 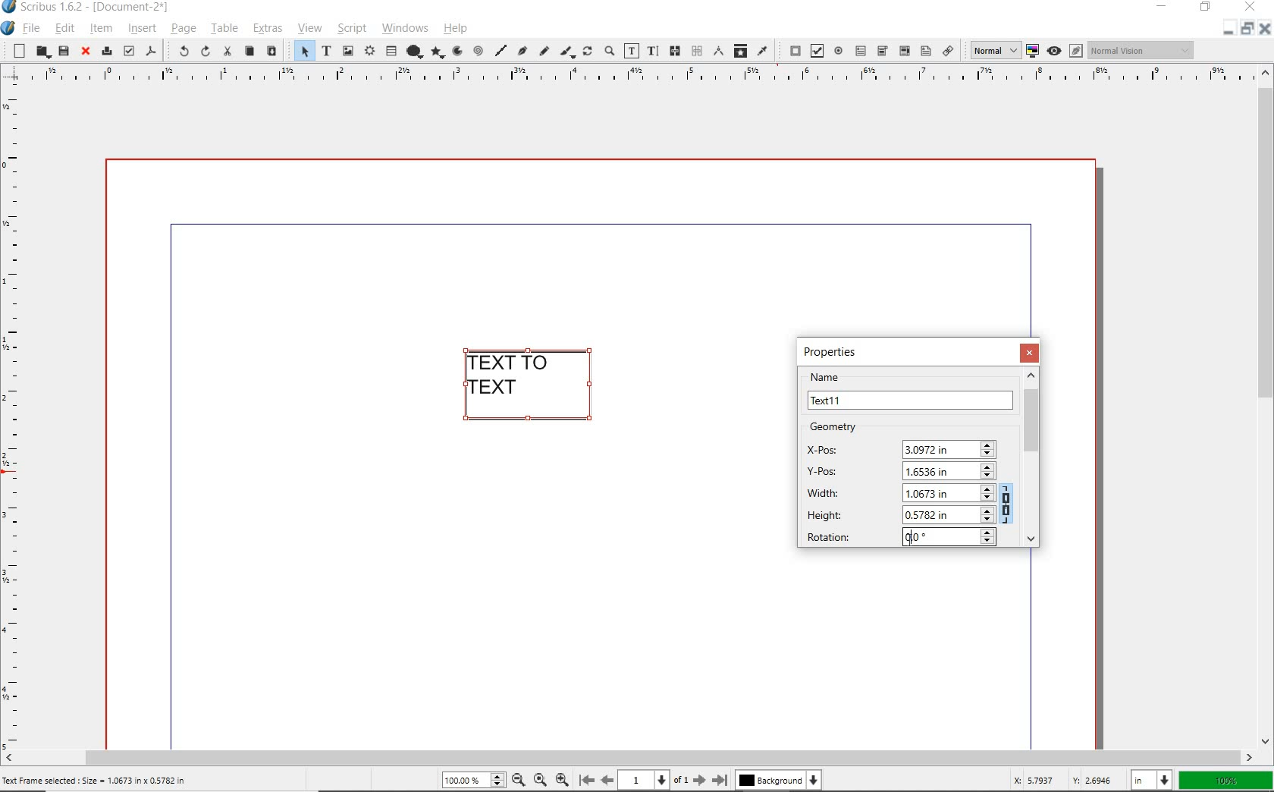 I want to click on scrollbar, so click(x=629, y=758).